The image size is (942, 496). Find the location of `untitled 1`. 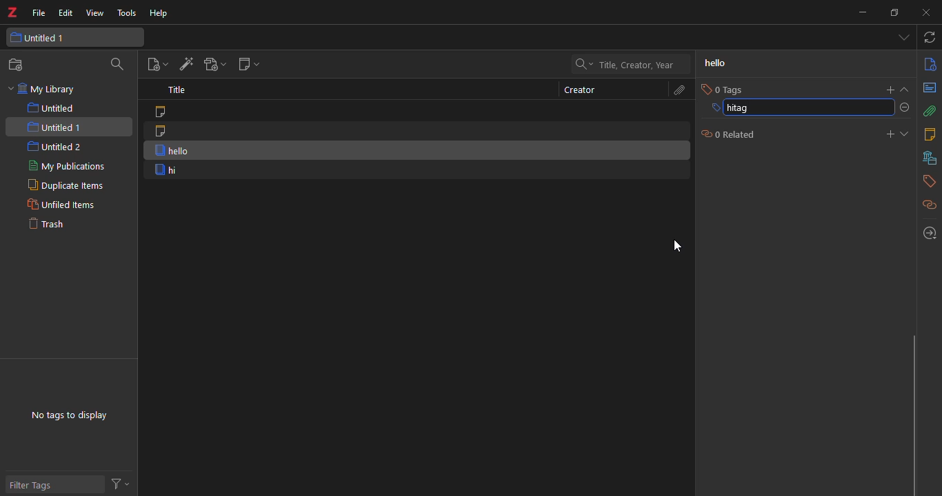

untitled 1 is located at coordinates (55, 126).